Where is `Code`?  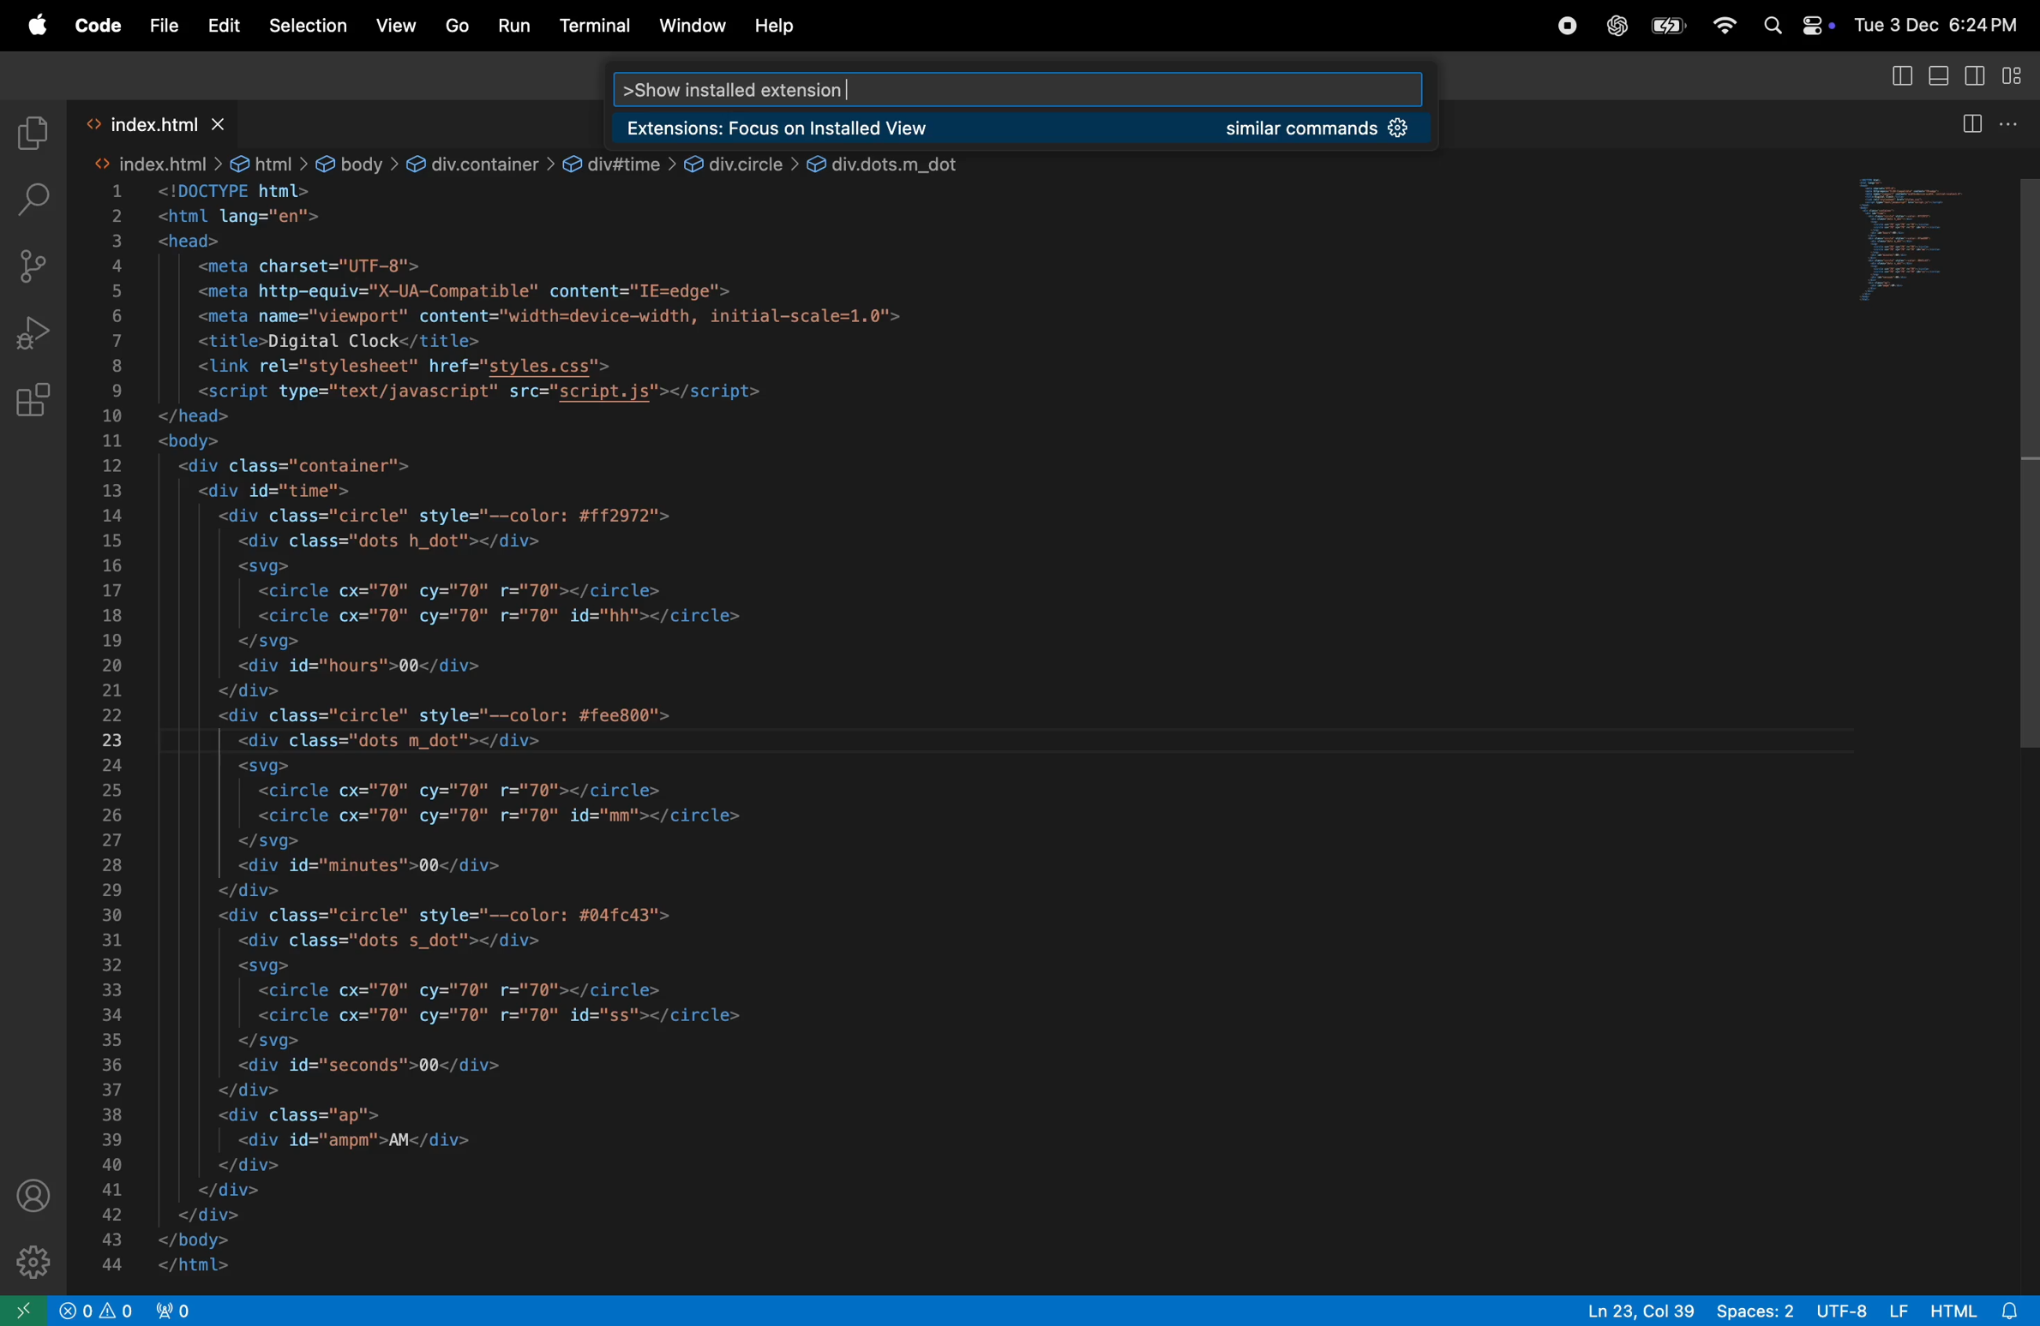 Code is located at coordinates (96, 23).